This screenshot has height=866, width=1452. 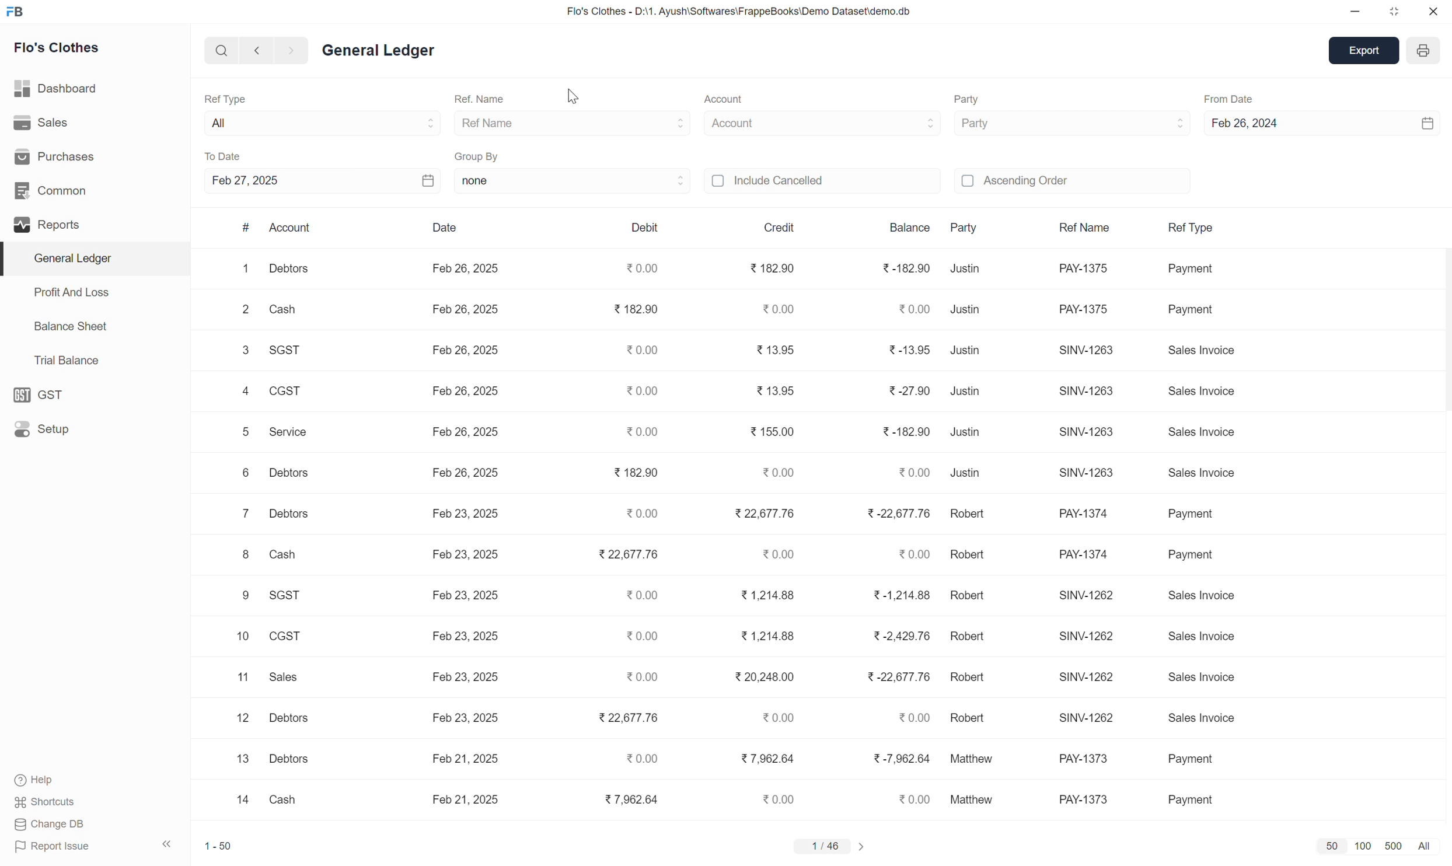 I want to click on ref type, so click(x=227, y=99).